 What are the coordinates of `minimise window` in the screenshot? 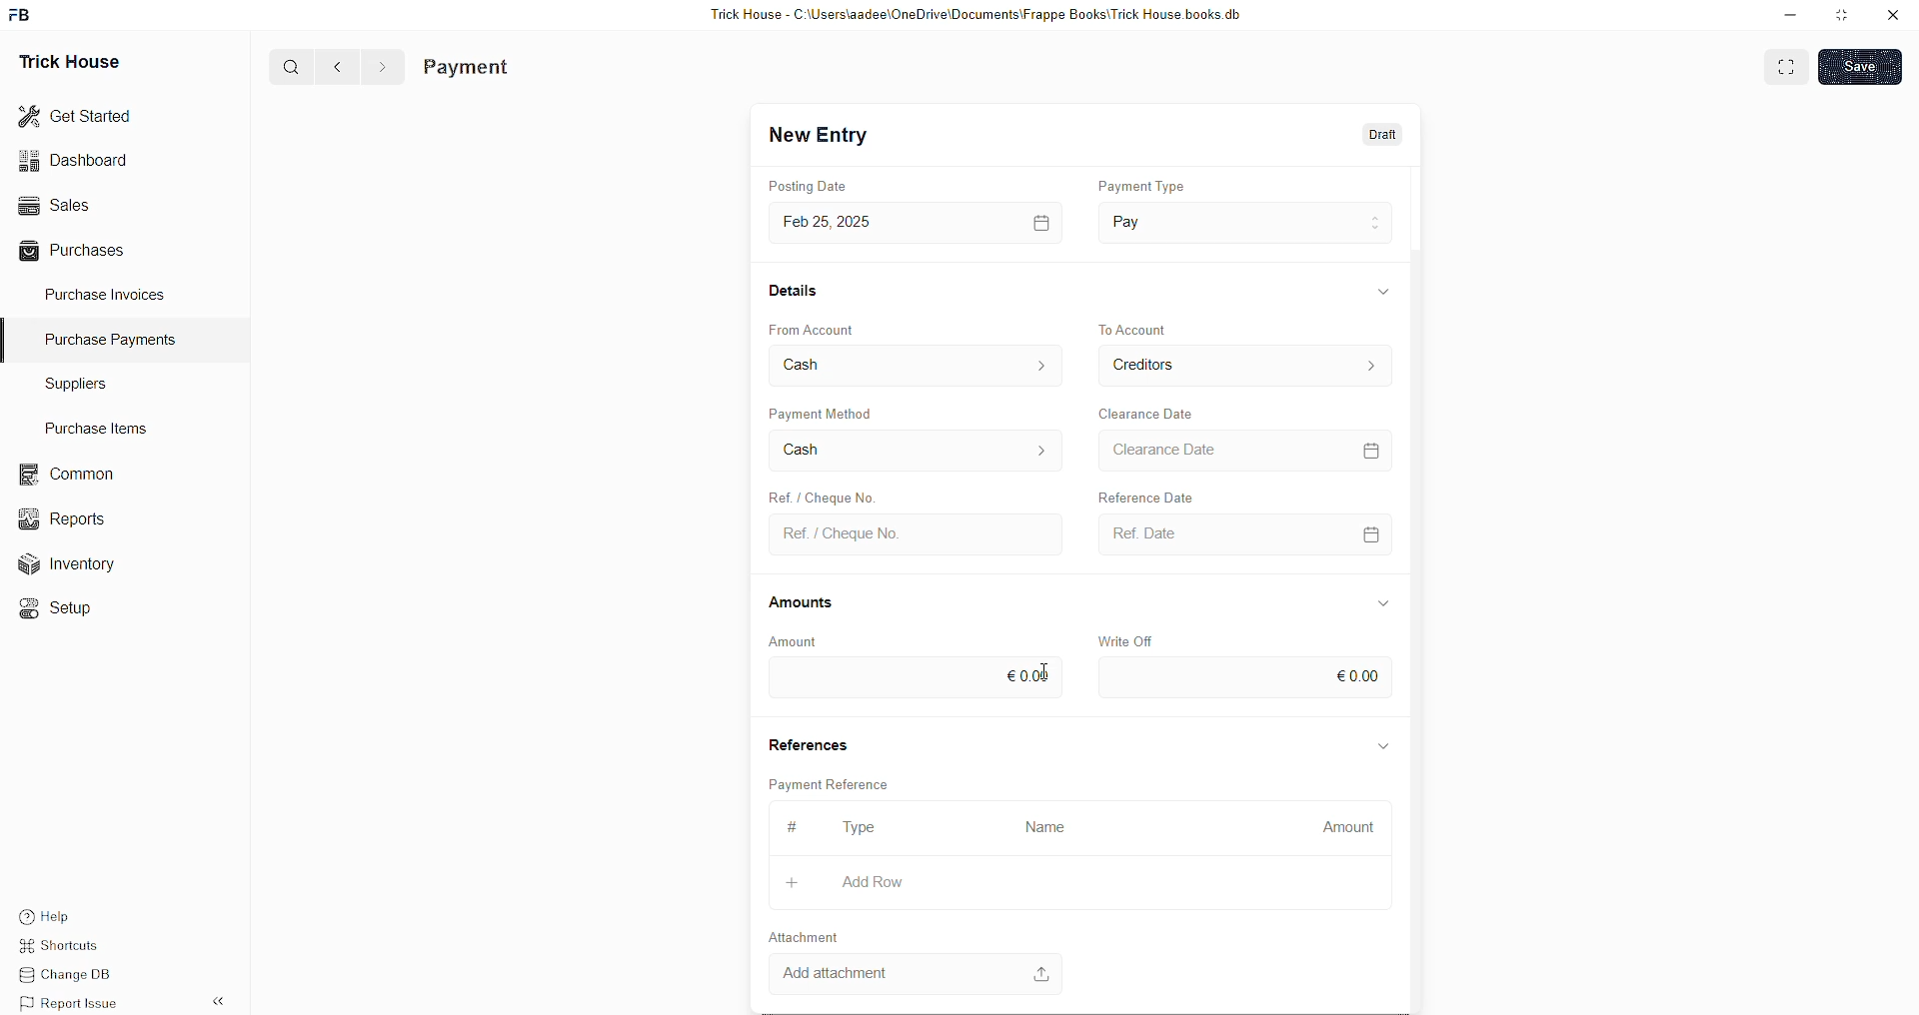 It's located at (1840, 17).